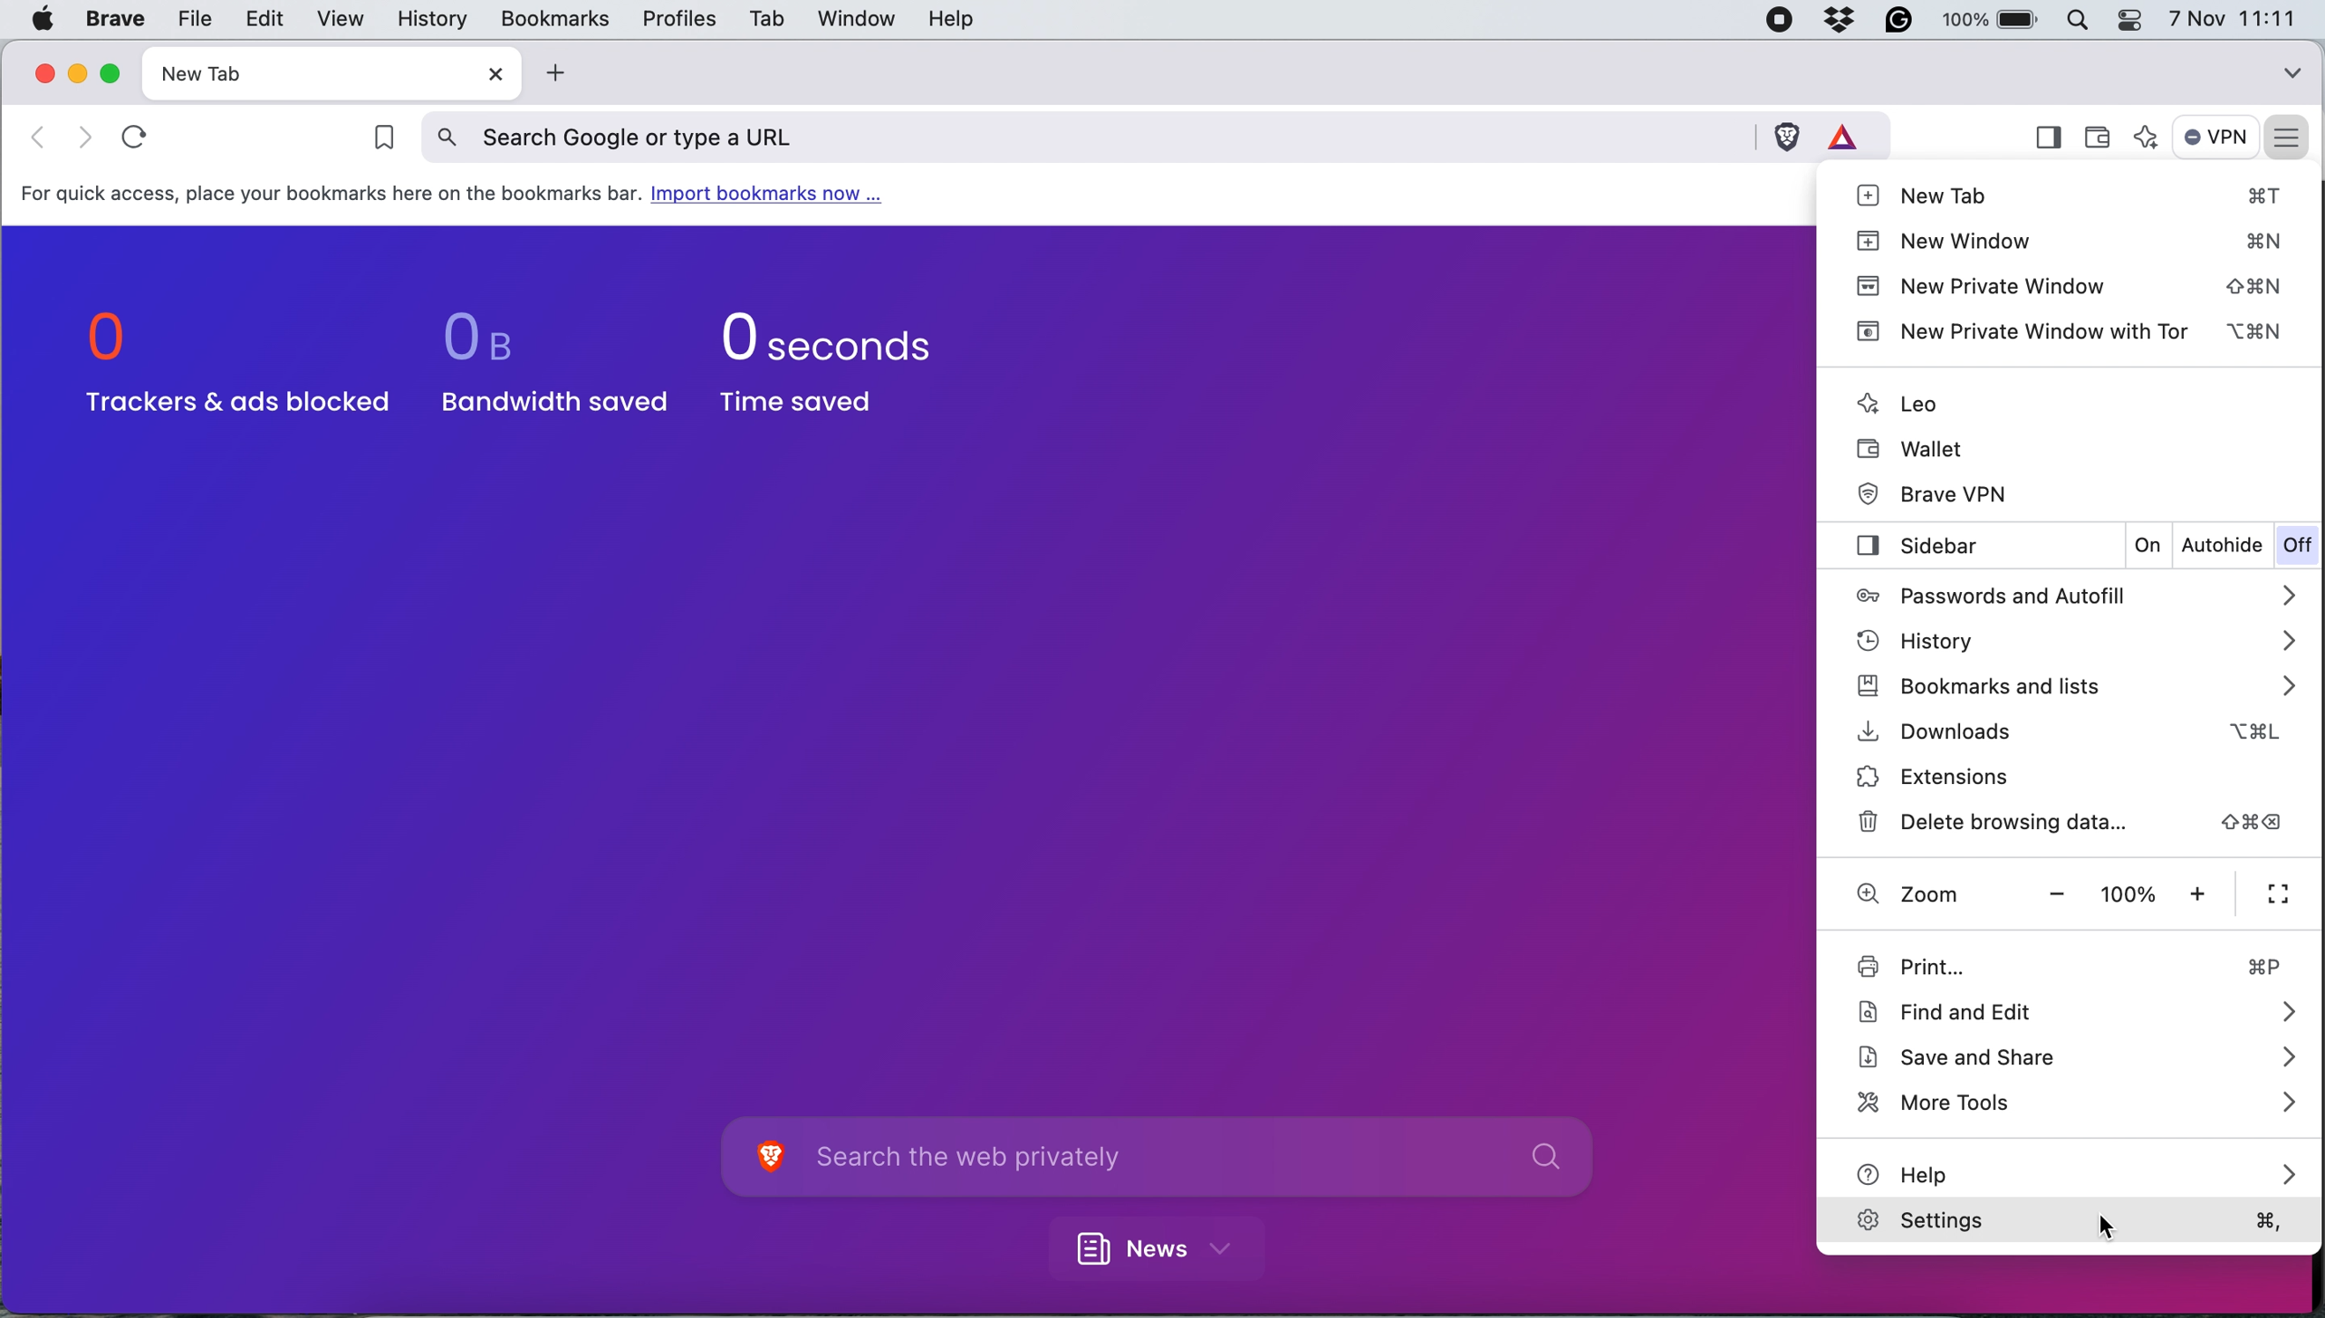 The height and width of the screenshot is (1318, 2325). Describe the element at coordinates (429, 20) in the screenshot. I see `history` at that location.